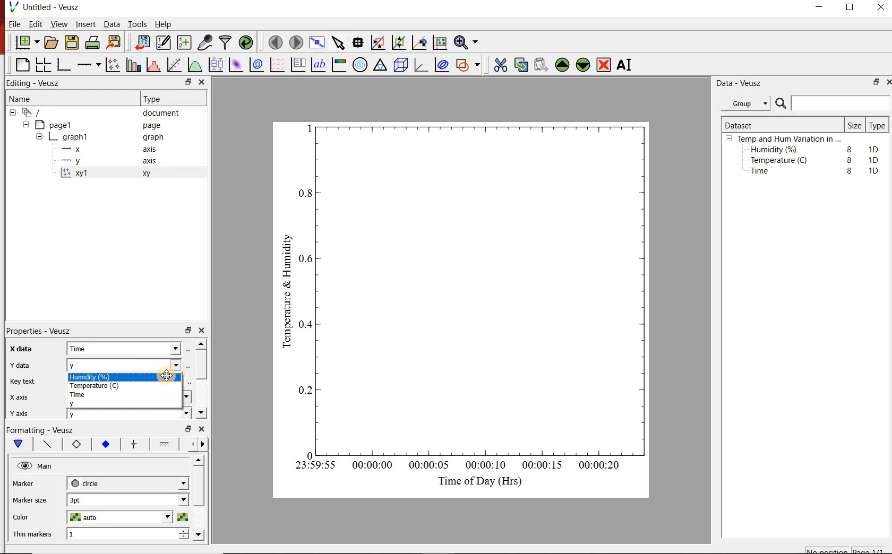  I want to click on y data dropdown, so click(159, 366).